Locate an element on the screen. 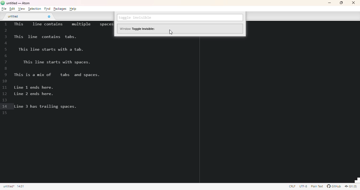  title is located at coordinates (18, 3).